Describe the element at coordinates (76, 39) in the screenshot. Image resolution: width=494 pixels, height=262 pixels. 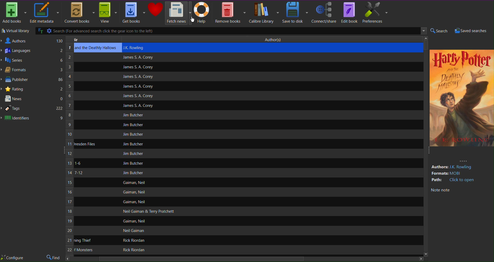
I see `` at that location.